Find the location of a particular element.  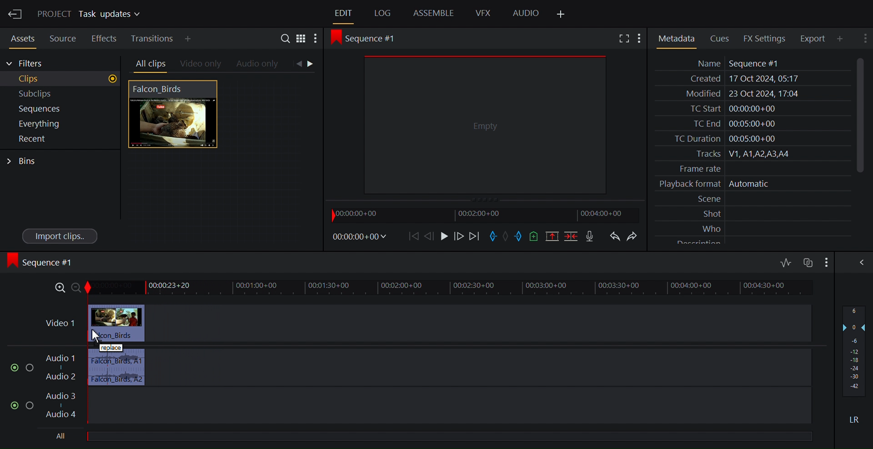

Show settings menu is located at coordinates (315, 40).